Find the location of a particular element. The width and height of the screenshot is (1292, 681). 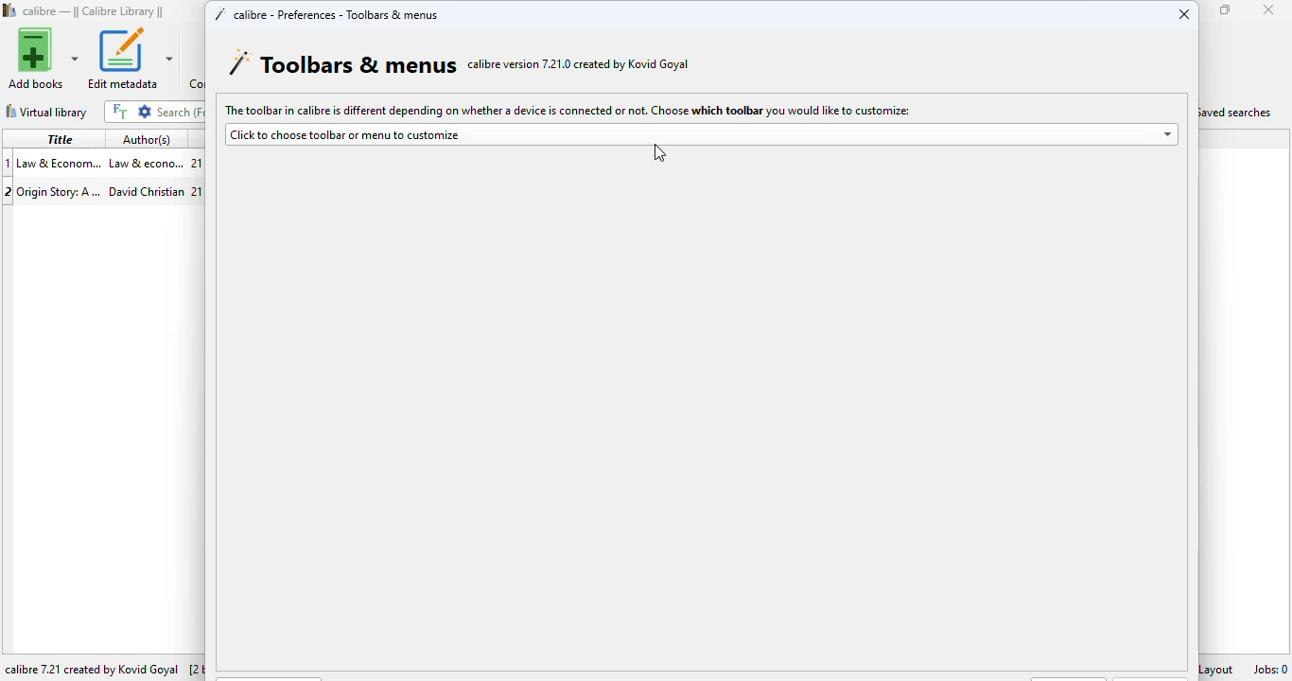

add books is located at coordinates (44, 58).